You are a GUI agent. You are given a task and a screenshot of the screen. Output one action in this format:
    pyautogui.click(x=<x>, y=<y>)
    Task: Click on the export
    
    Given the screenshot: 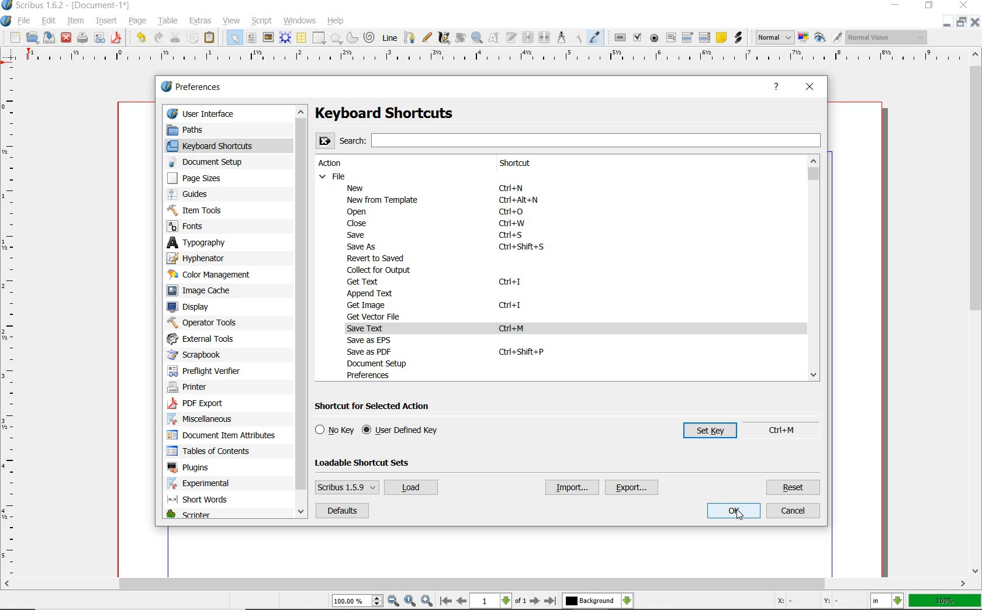 What is the action you would take?
    pyautogui.click(x=632, y=488)
    